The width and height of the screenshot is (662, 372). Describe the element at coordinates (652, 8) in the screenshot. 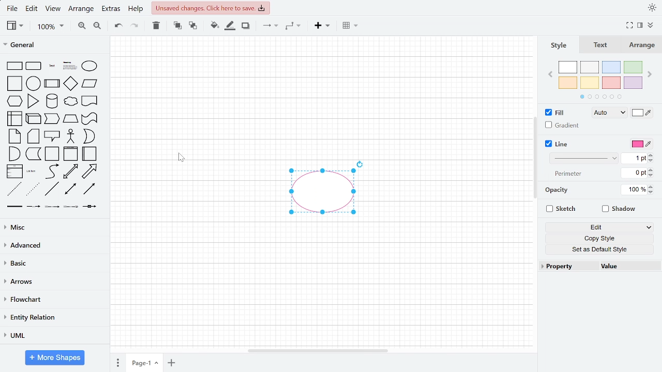

I see `Theme` at that location.